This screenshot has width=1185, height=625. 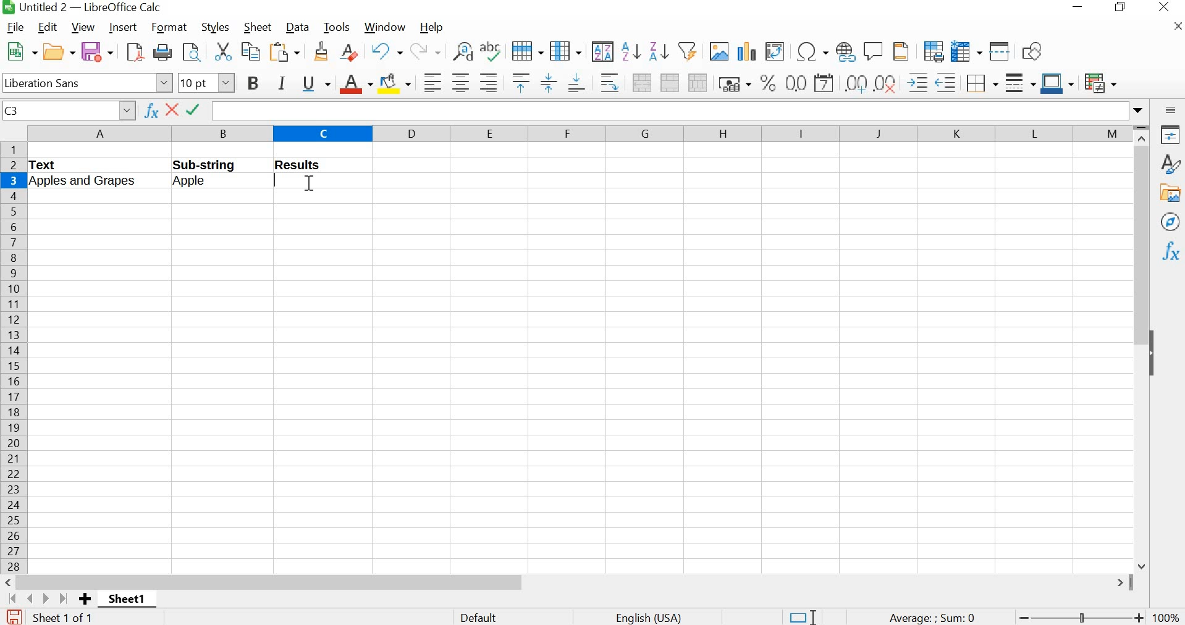 What do you see at coordinates (526, 49) in the screenshot?
I see `row` at bounding box center [526, 49].